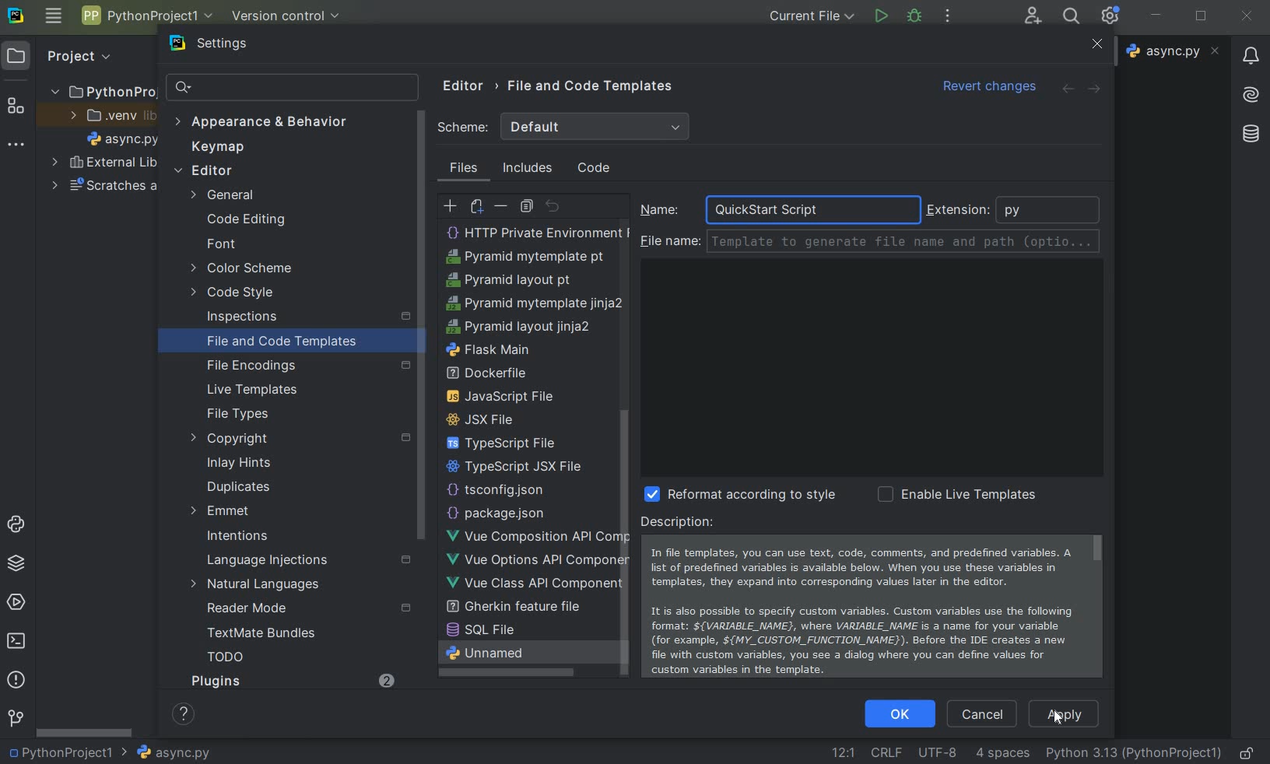  What do you see at coordinates (536, 557) in the screenshot?
I see `HTTP Private Environment` at bounding box center [536, 557].